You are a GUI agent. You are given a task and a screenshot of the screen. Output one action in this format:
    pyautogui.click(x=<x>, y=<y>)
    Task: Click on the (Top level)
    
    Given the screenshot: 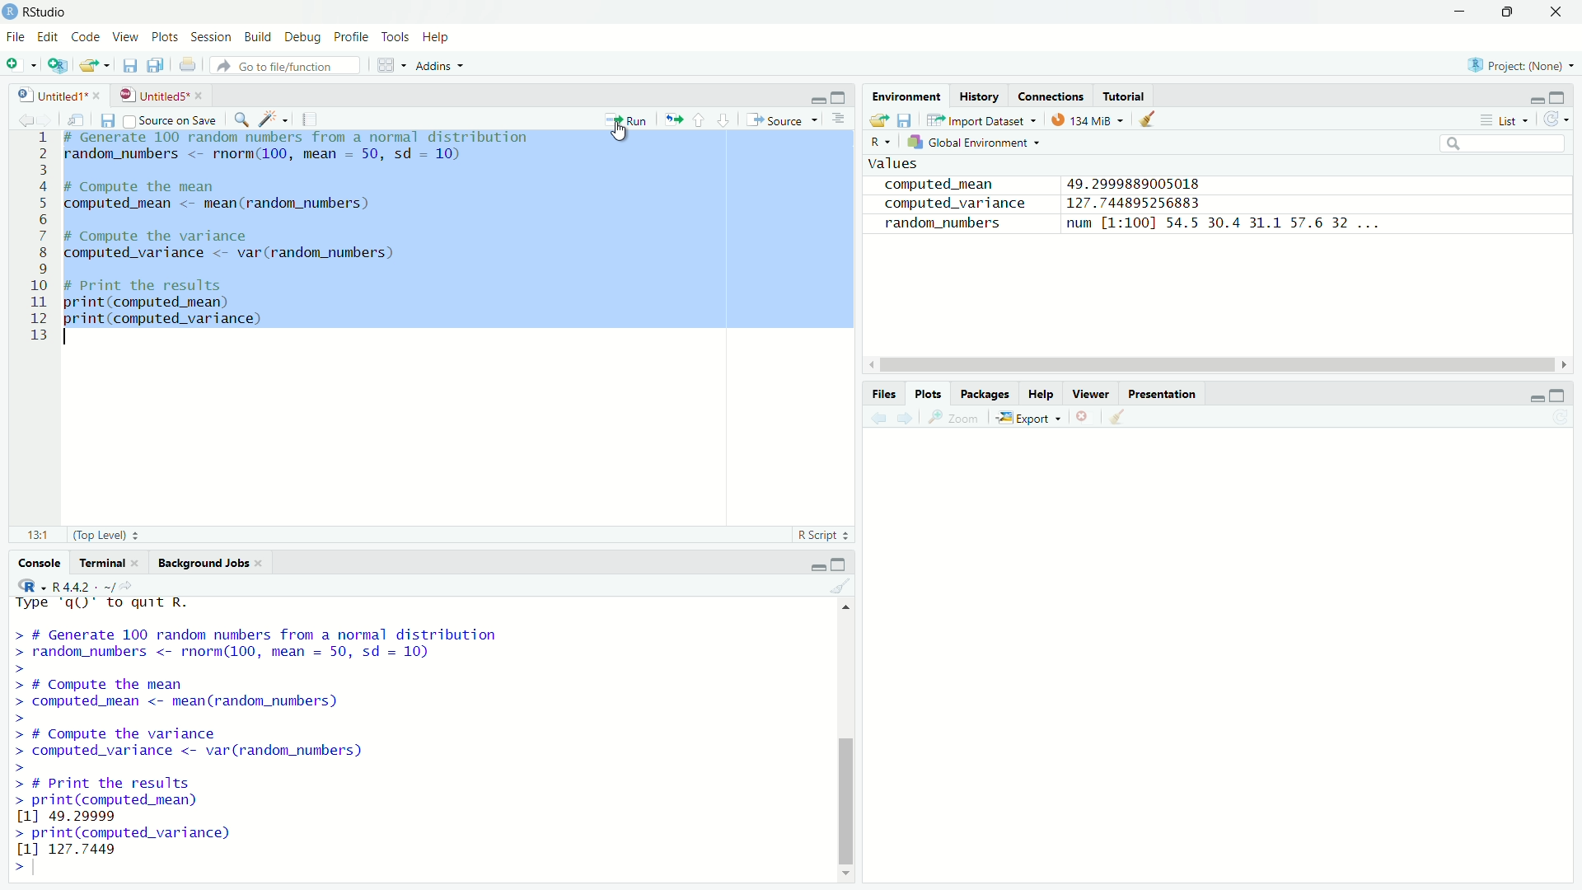 What is the action you would take?
    pyautogui.click(x=111, y=536)
    